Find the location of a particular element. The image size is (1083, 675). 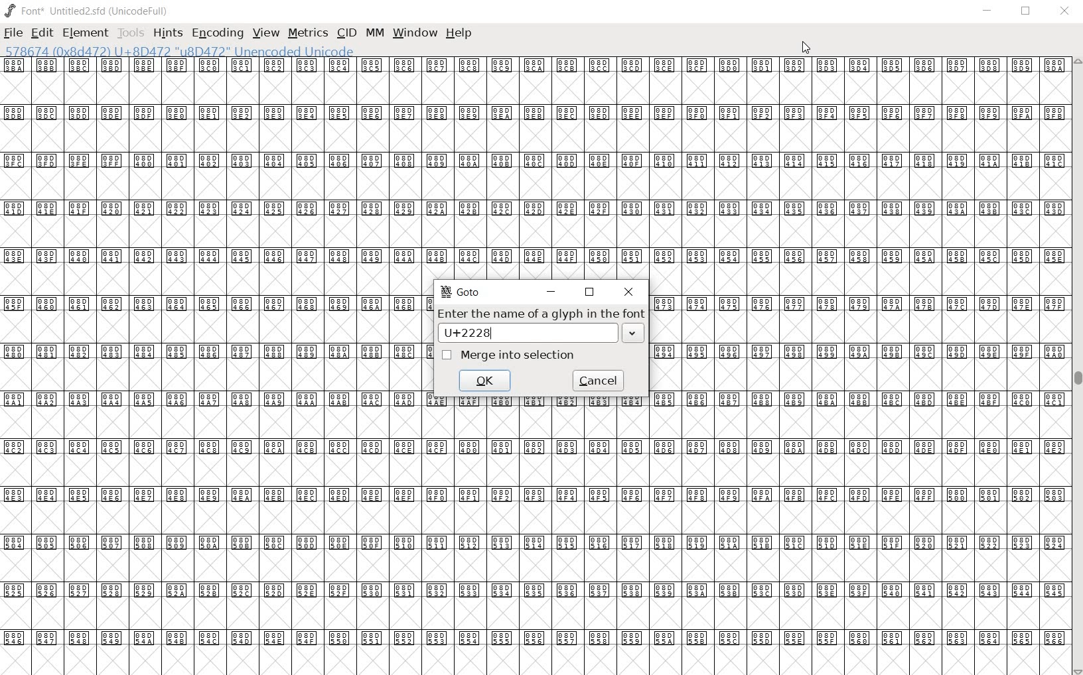

view is located at coordinates (266, 33).